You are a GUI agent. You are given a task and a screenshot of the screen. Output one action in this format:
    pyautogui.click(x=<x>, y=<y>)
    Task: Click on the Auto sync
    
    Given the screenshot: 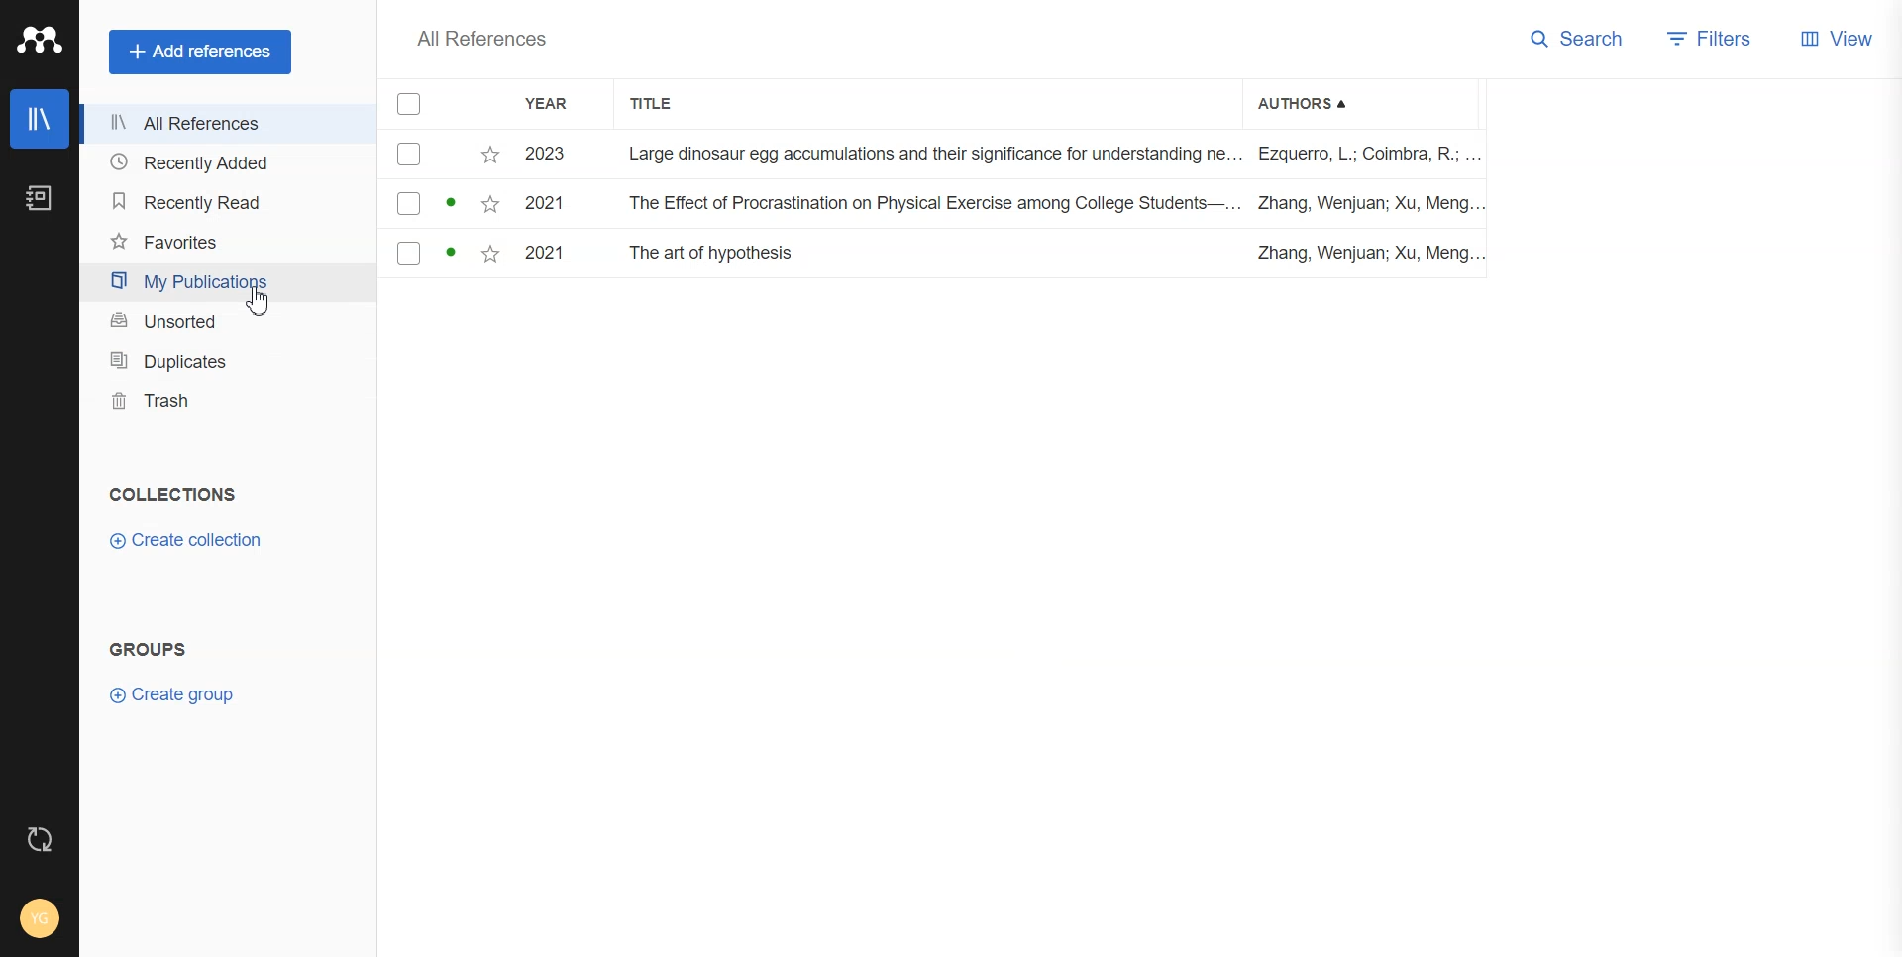 What is the action you would take?
    pyautogui.click(x=38, y=839)
    